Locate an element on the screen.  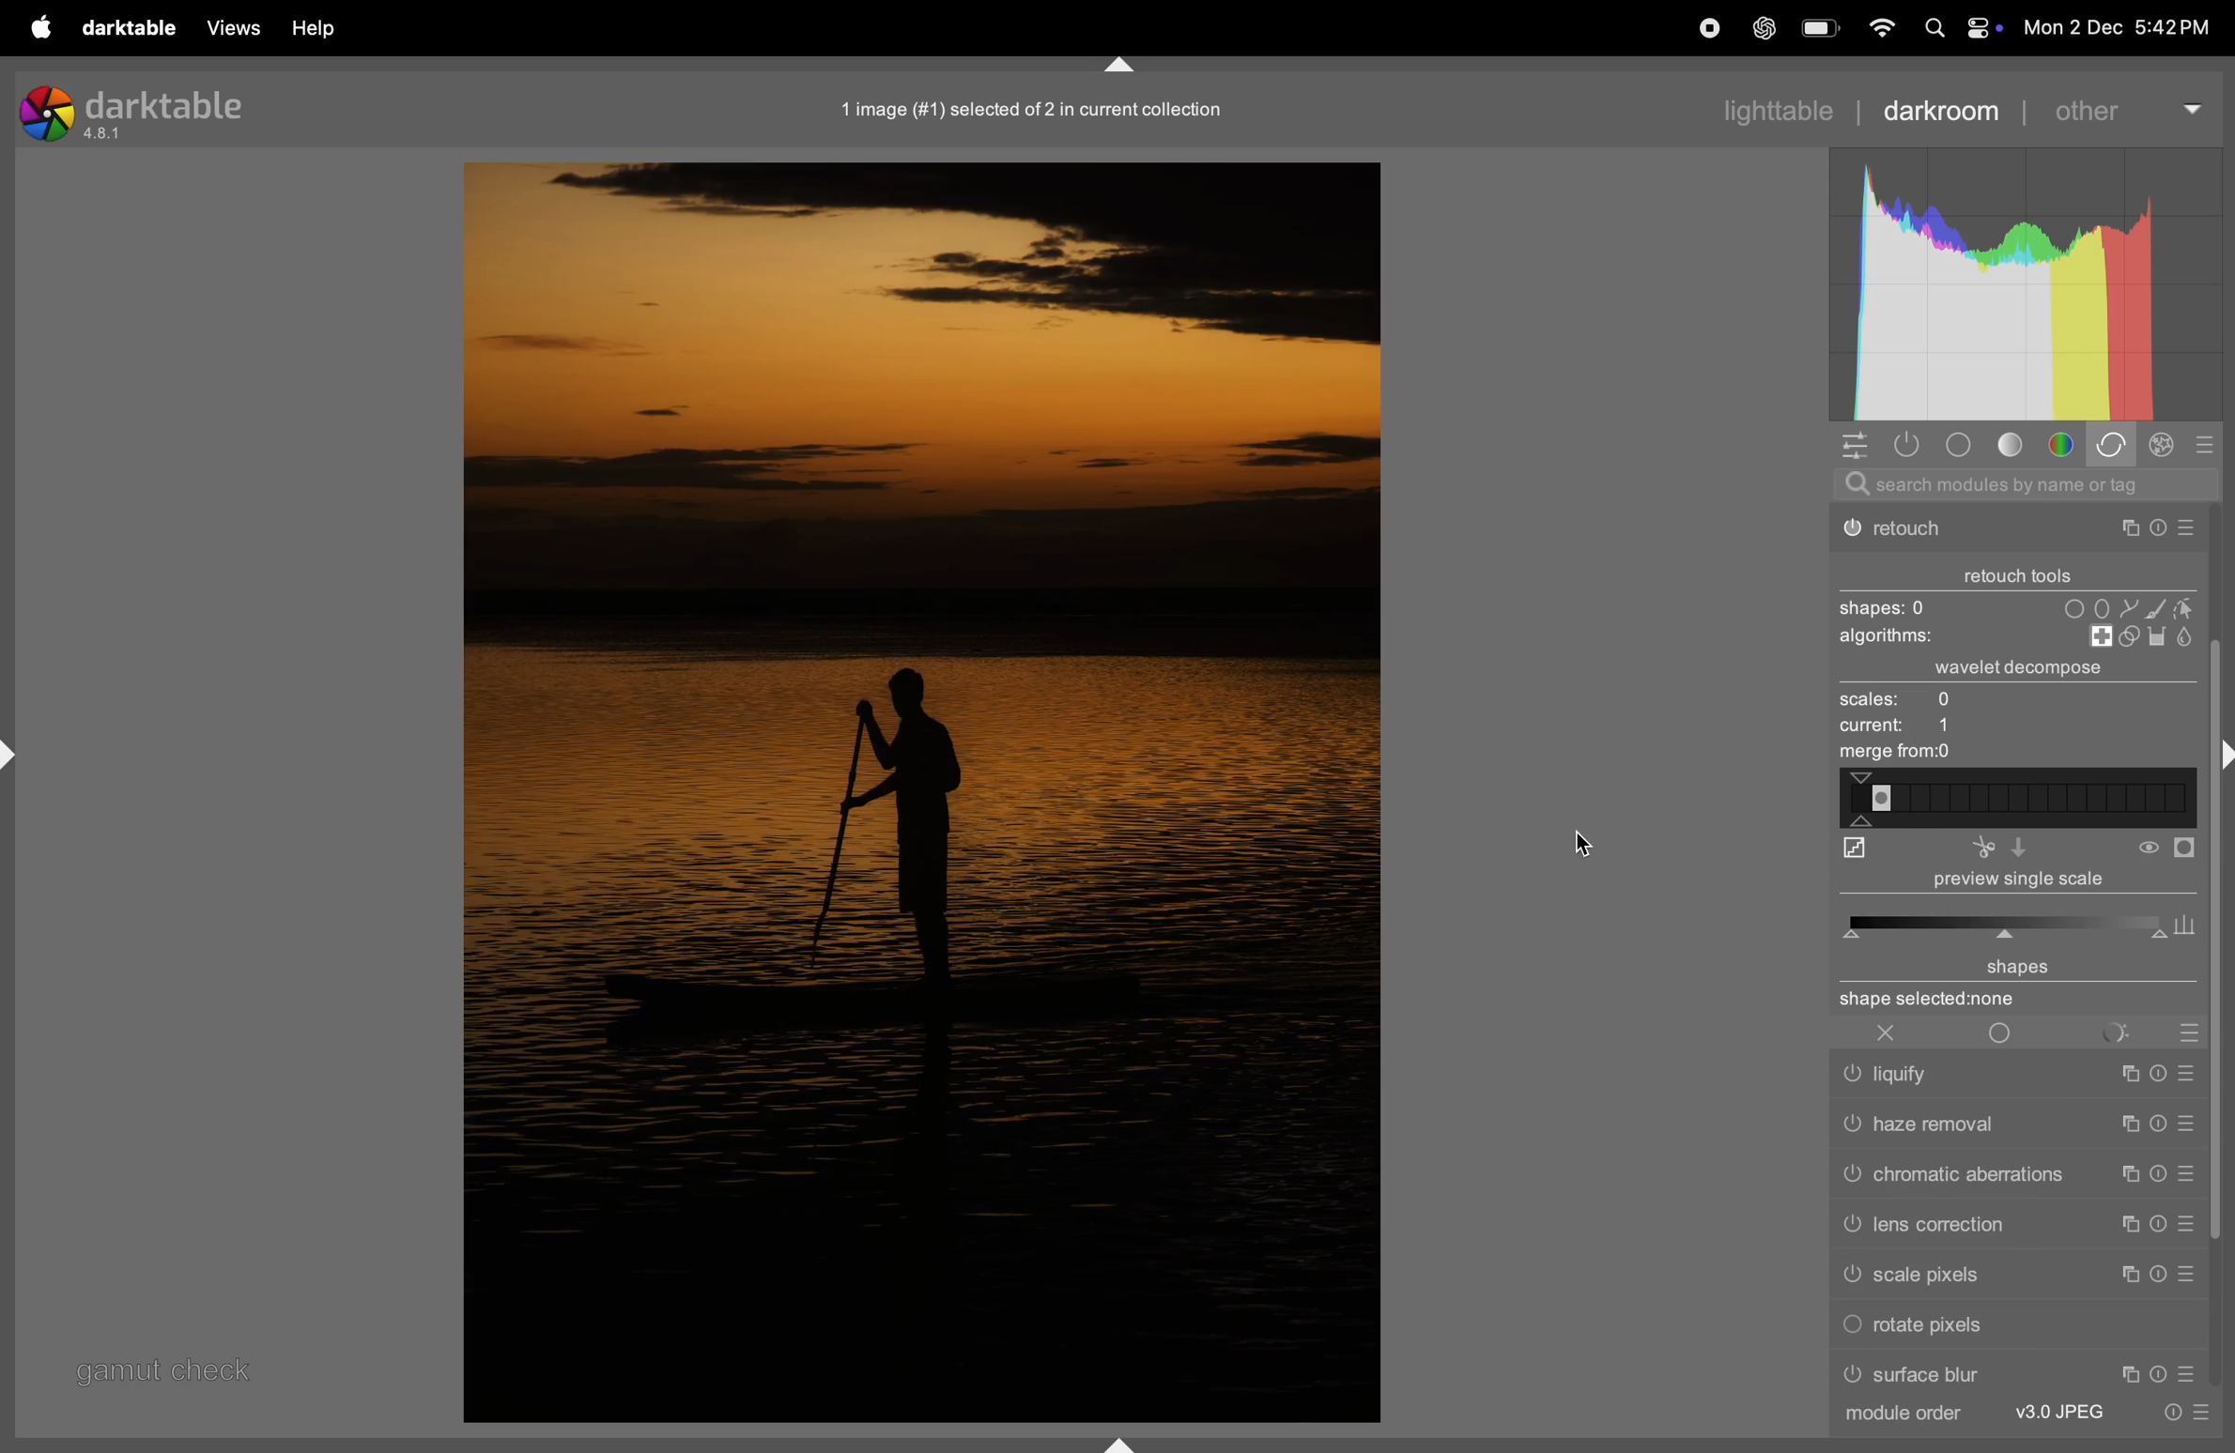
views is located at coordinates (237, 27).